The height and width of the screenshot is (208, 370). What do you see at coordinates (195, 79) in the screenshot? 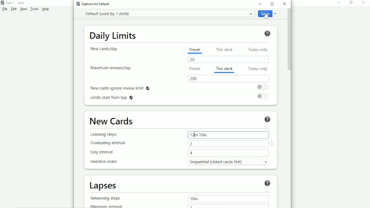
I see `200` at bounding box center [195, 79].